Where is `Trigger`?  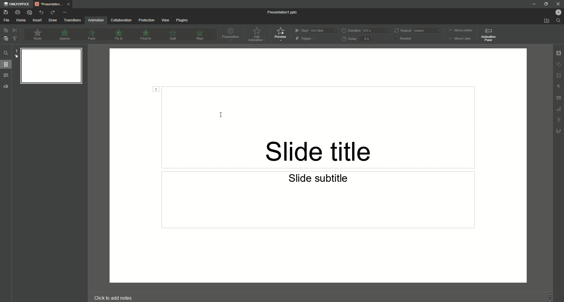
Trigger is located at coordinates (305, 38).